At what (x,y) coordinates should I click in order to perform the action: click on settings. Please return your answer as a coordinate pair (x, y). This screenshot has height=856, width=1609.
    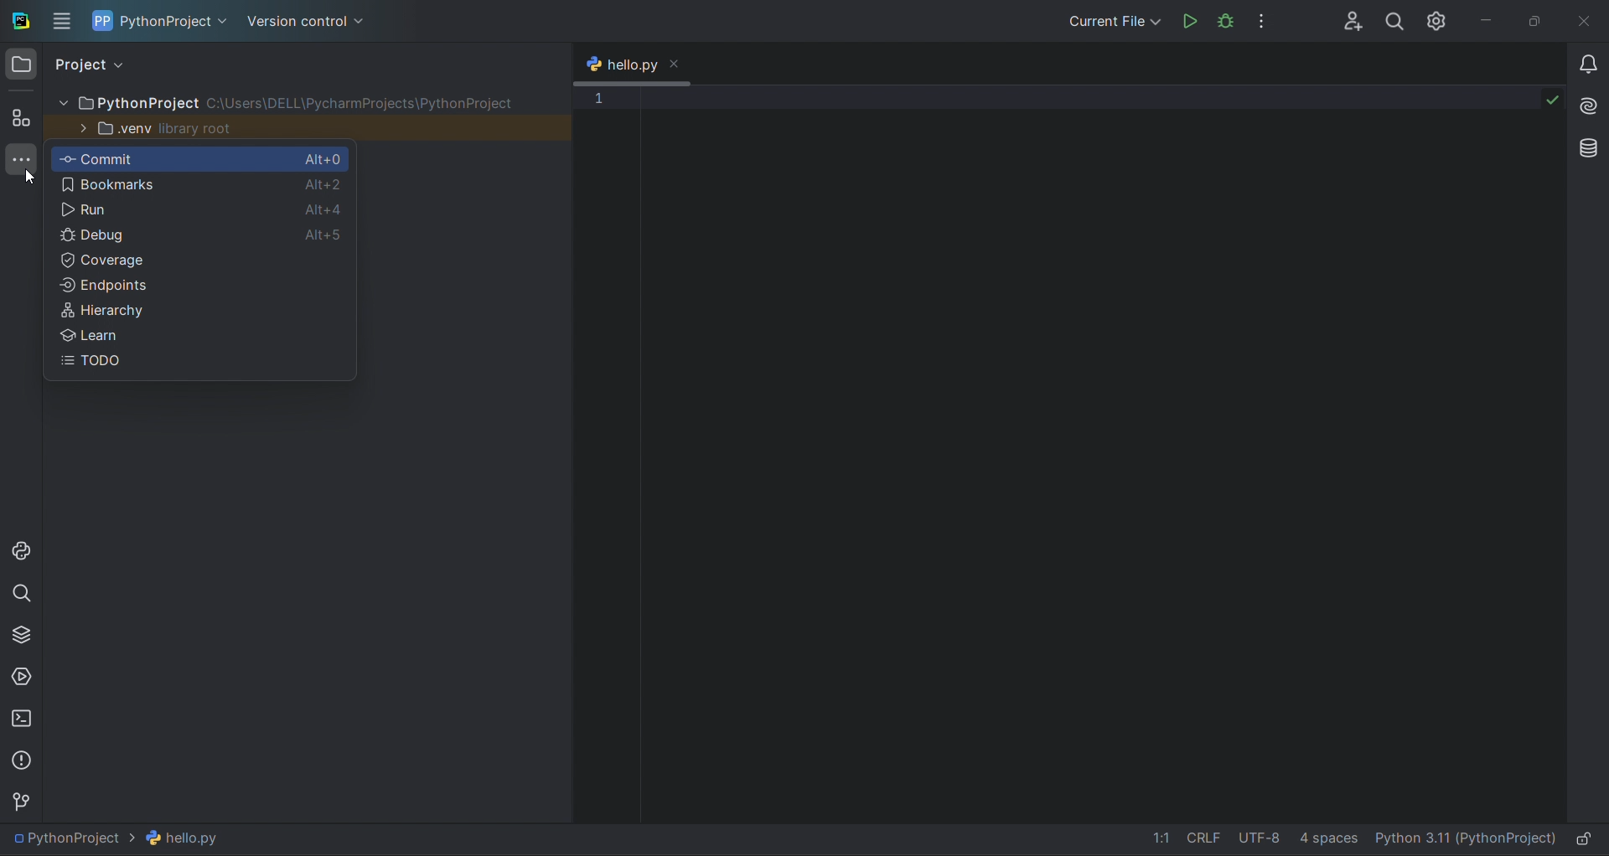
    Looking at the image, I should click on (1439, 22).